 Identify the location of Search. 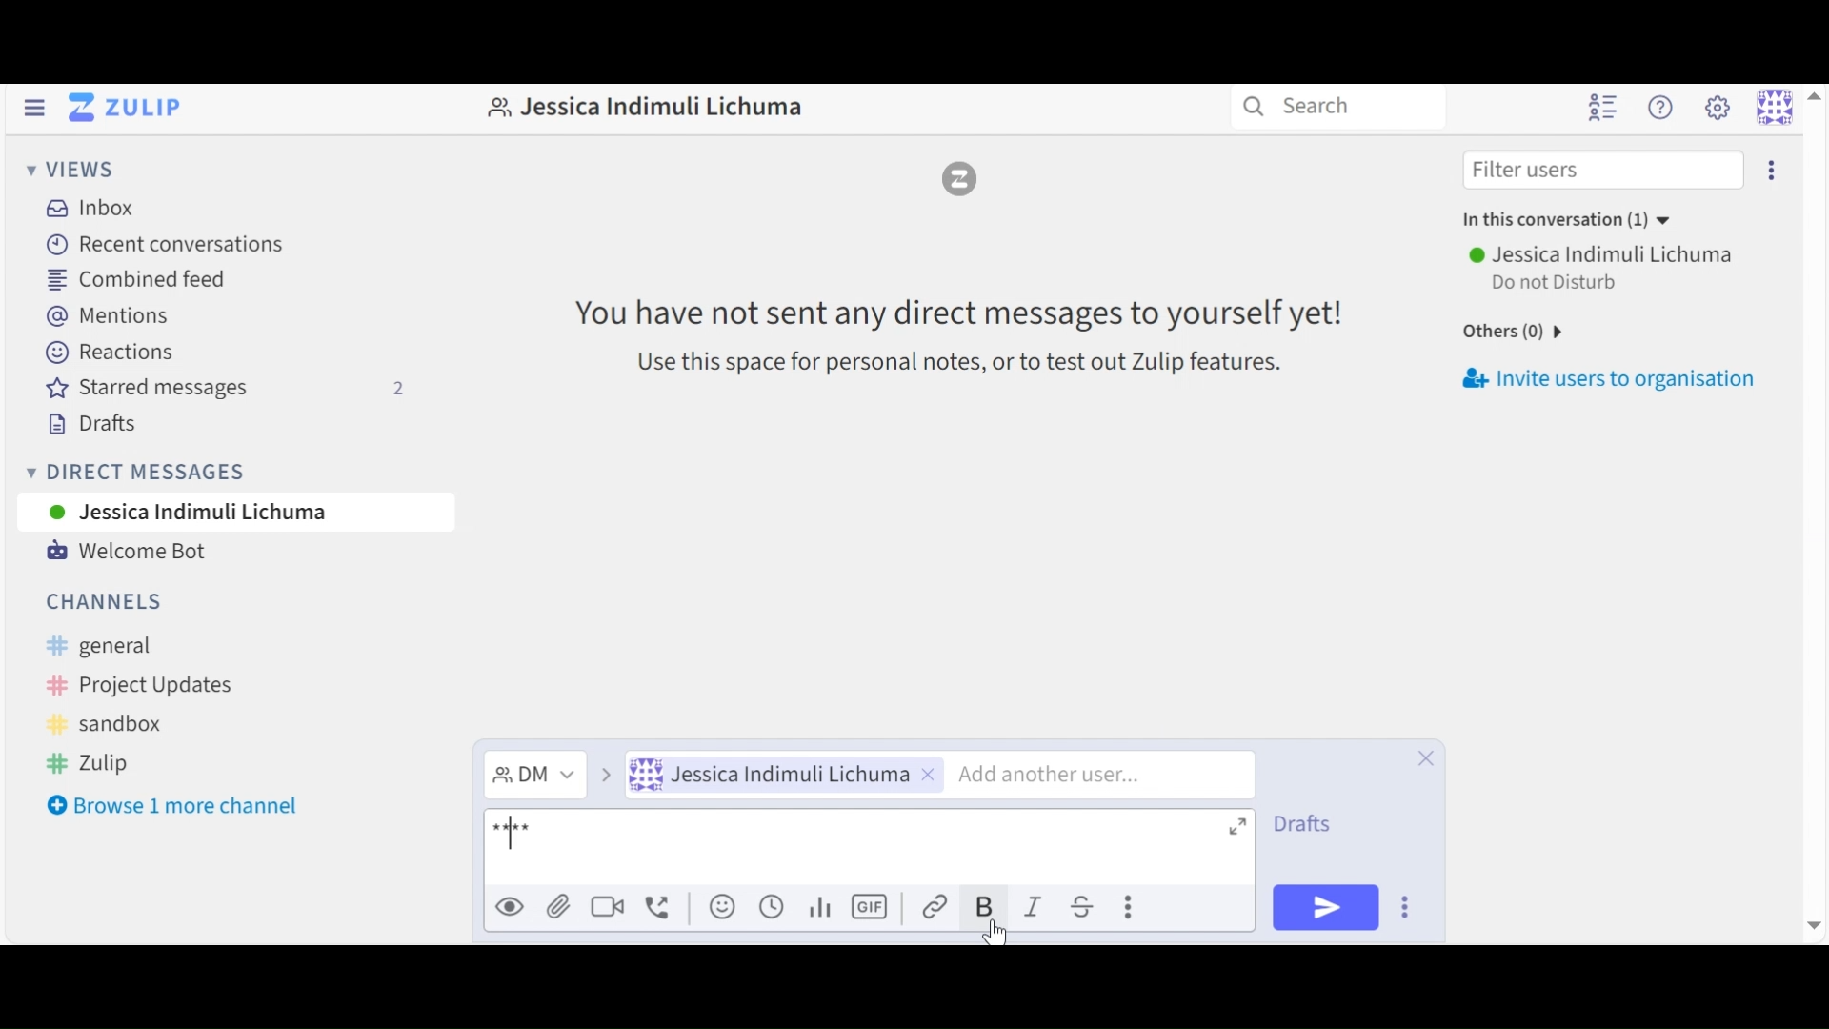
(1297, 106).